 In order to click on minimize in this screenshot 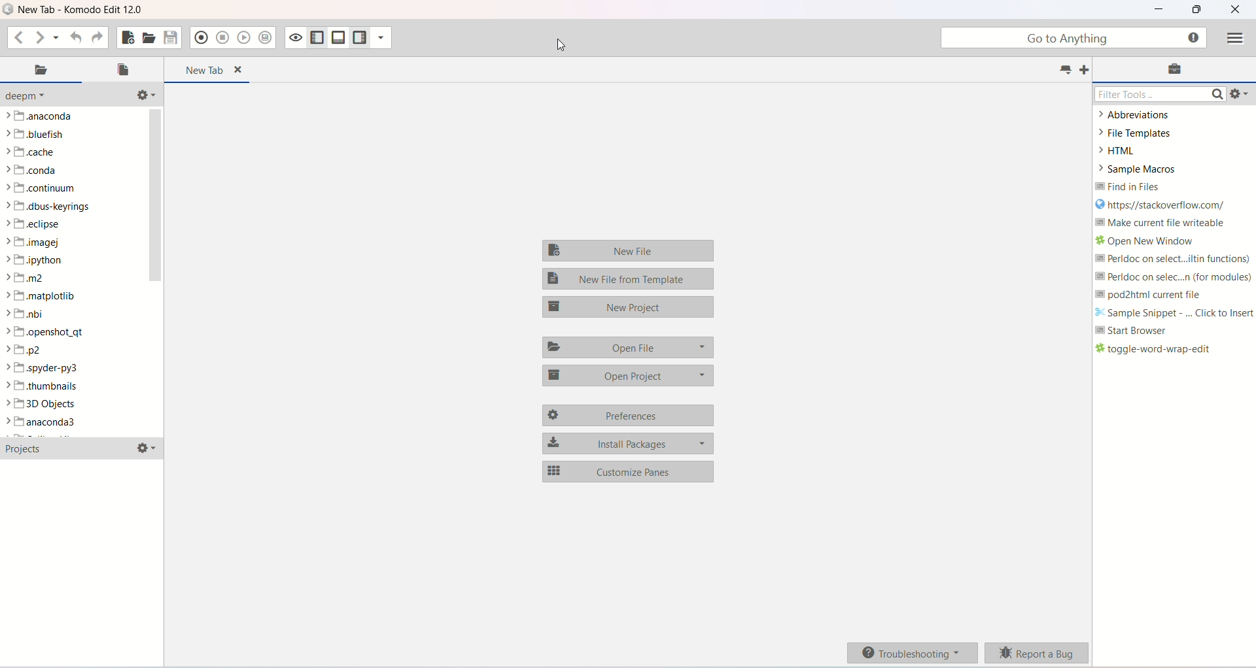, I will do `click(1161, 9)`.